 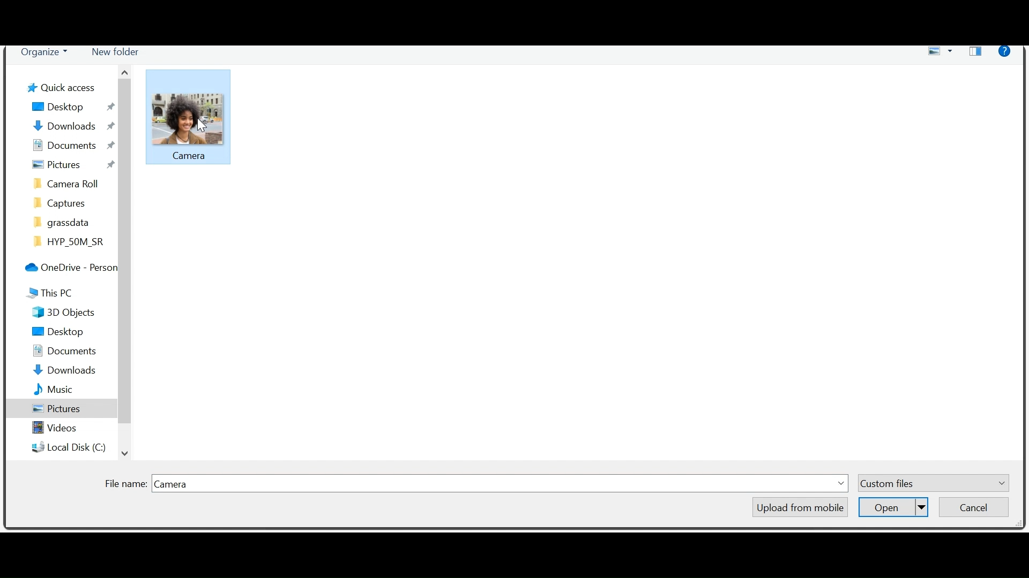 What do you see at coordinates (72, 125) in the screenshot?
I see `Downloads` at bounding box center [72, 125].